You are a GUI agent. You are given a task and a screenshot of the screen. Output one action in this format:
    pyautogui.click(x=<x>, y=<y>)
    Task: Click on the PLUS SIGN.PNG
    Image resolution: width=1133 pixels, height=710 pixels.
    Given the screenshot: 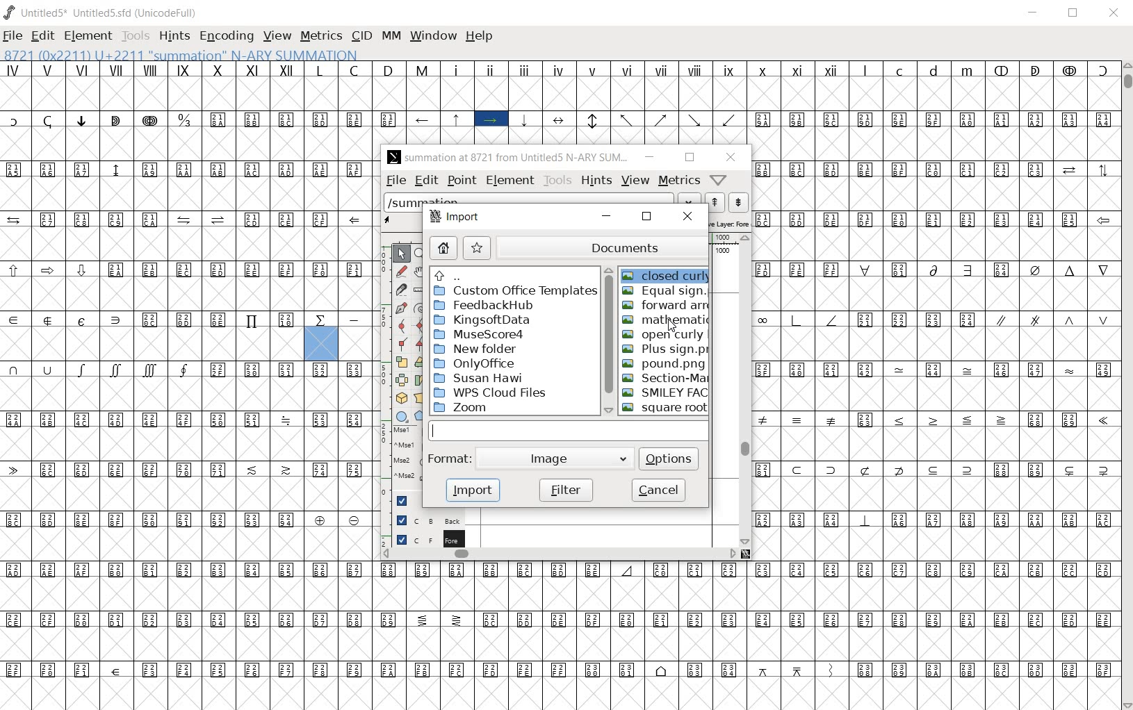 What is the action you would take?
    pyautogui.click(x=665, y=350)
    